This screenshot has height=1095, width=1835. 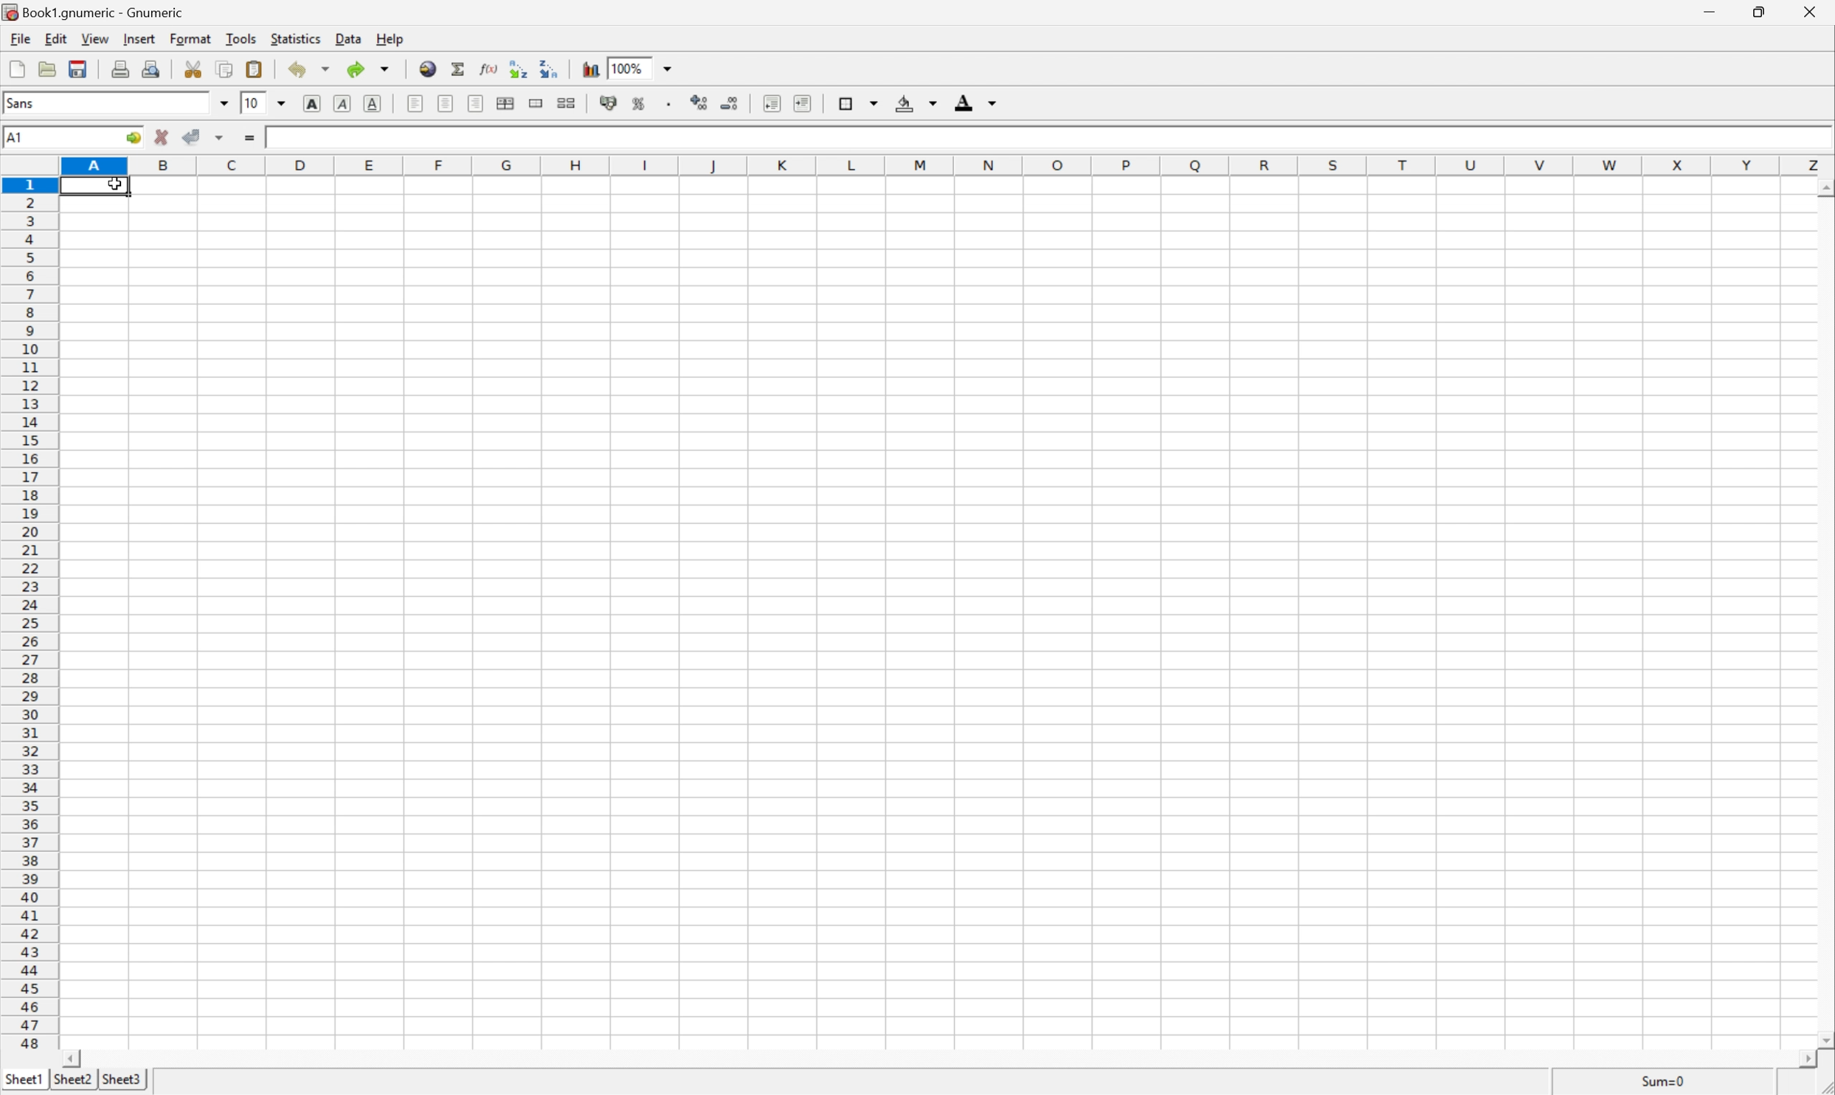 I want to click on foreground color, so click(x=976, y=101).